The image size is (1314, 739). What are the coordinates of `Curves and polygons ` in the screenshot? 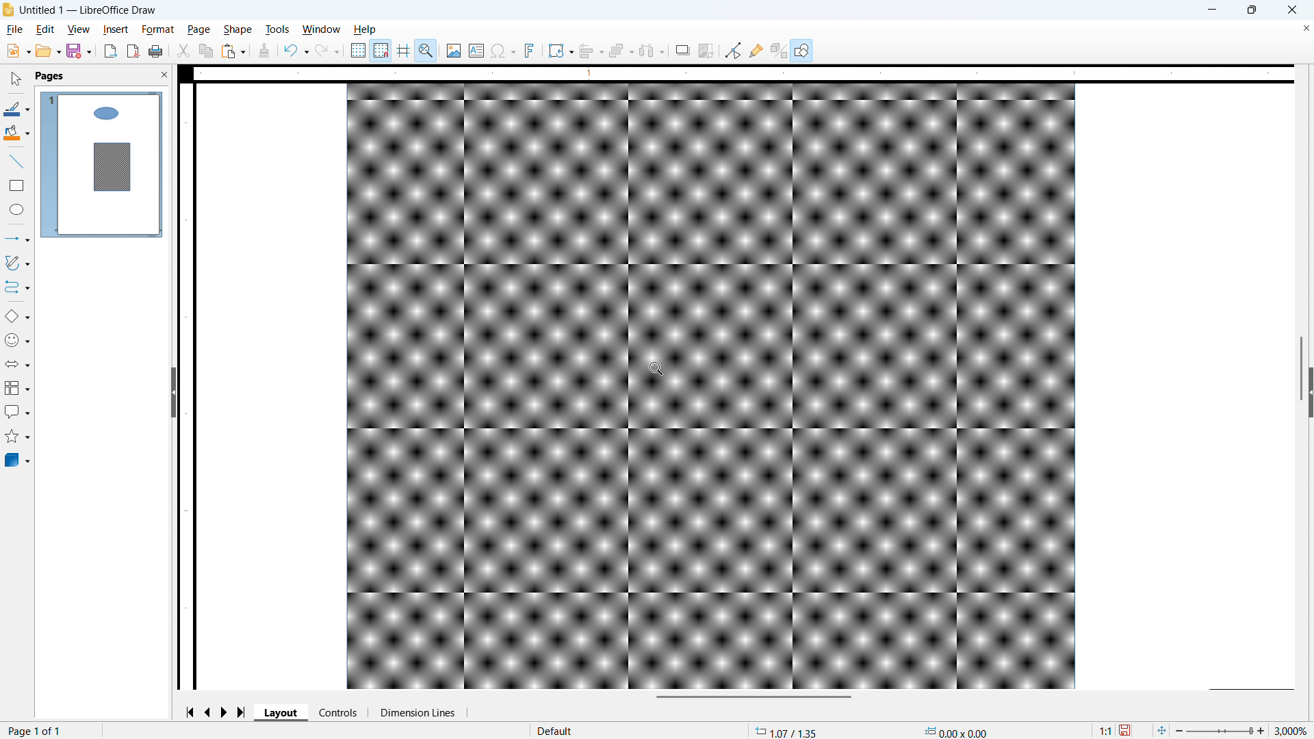 It's located at (17, 263).